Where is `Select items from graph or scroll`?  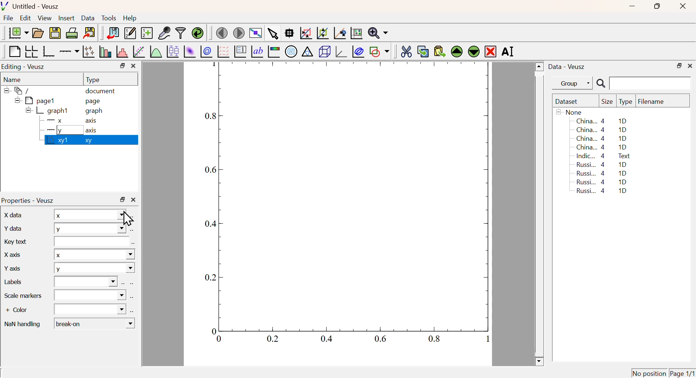
Select items from graph or scroll is located at coordinates (272, 35).